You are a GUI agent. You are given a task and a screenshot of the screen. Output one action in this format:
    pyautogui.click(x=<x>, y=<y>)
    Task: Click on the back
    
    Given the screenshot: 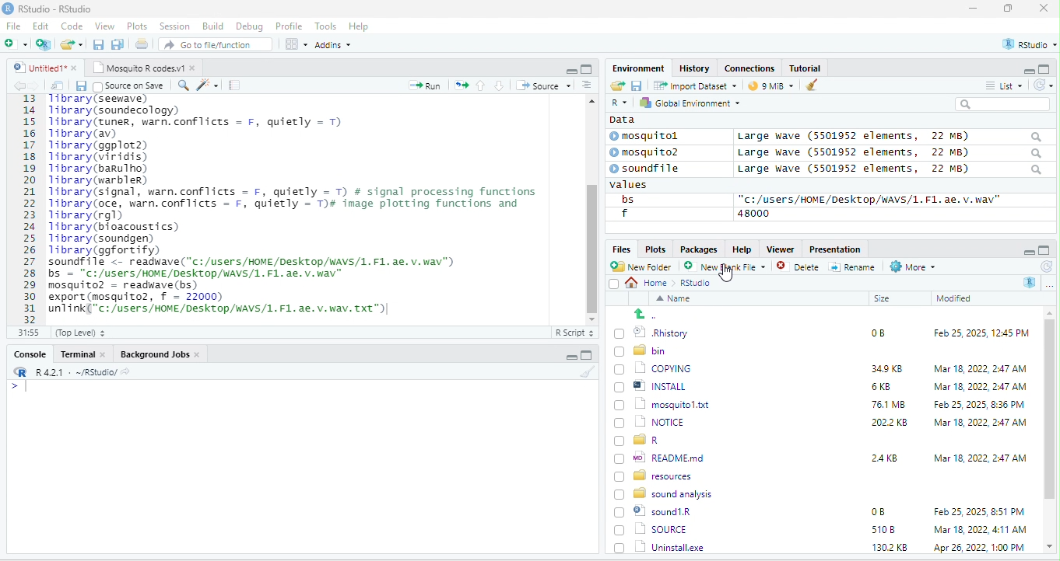 What is the action you would take?
    pyautogui.click(x=22, y=86)
    